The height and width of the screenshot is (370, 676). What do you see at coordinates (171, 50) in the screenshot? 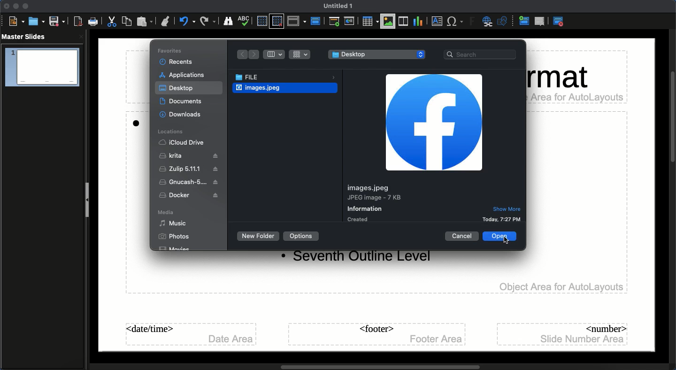
I see `Favorites` at bounding box center [171, 50].